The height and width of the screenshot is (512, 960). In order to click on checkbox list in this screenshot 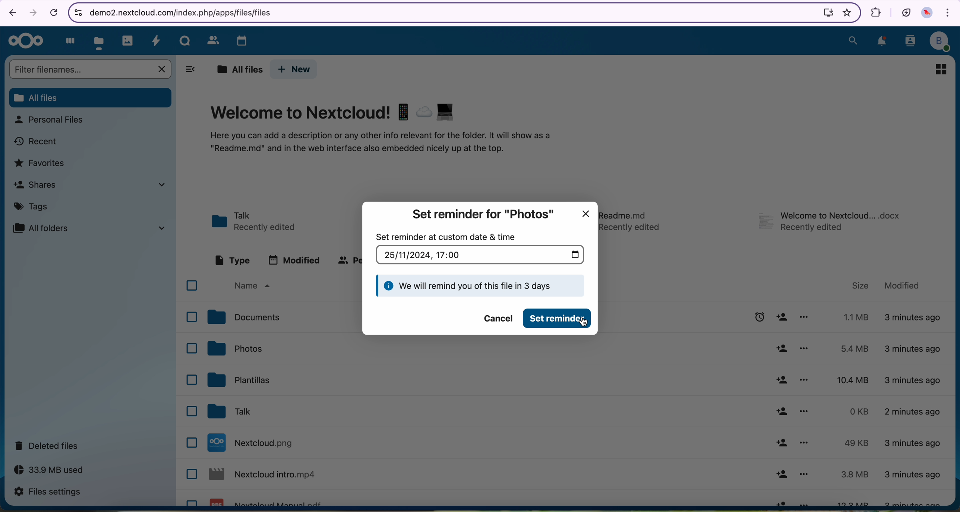, I will do `click(189, 390)`.